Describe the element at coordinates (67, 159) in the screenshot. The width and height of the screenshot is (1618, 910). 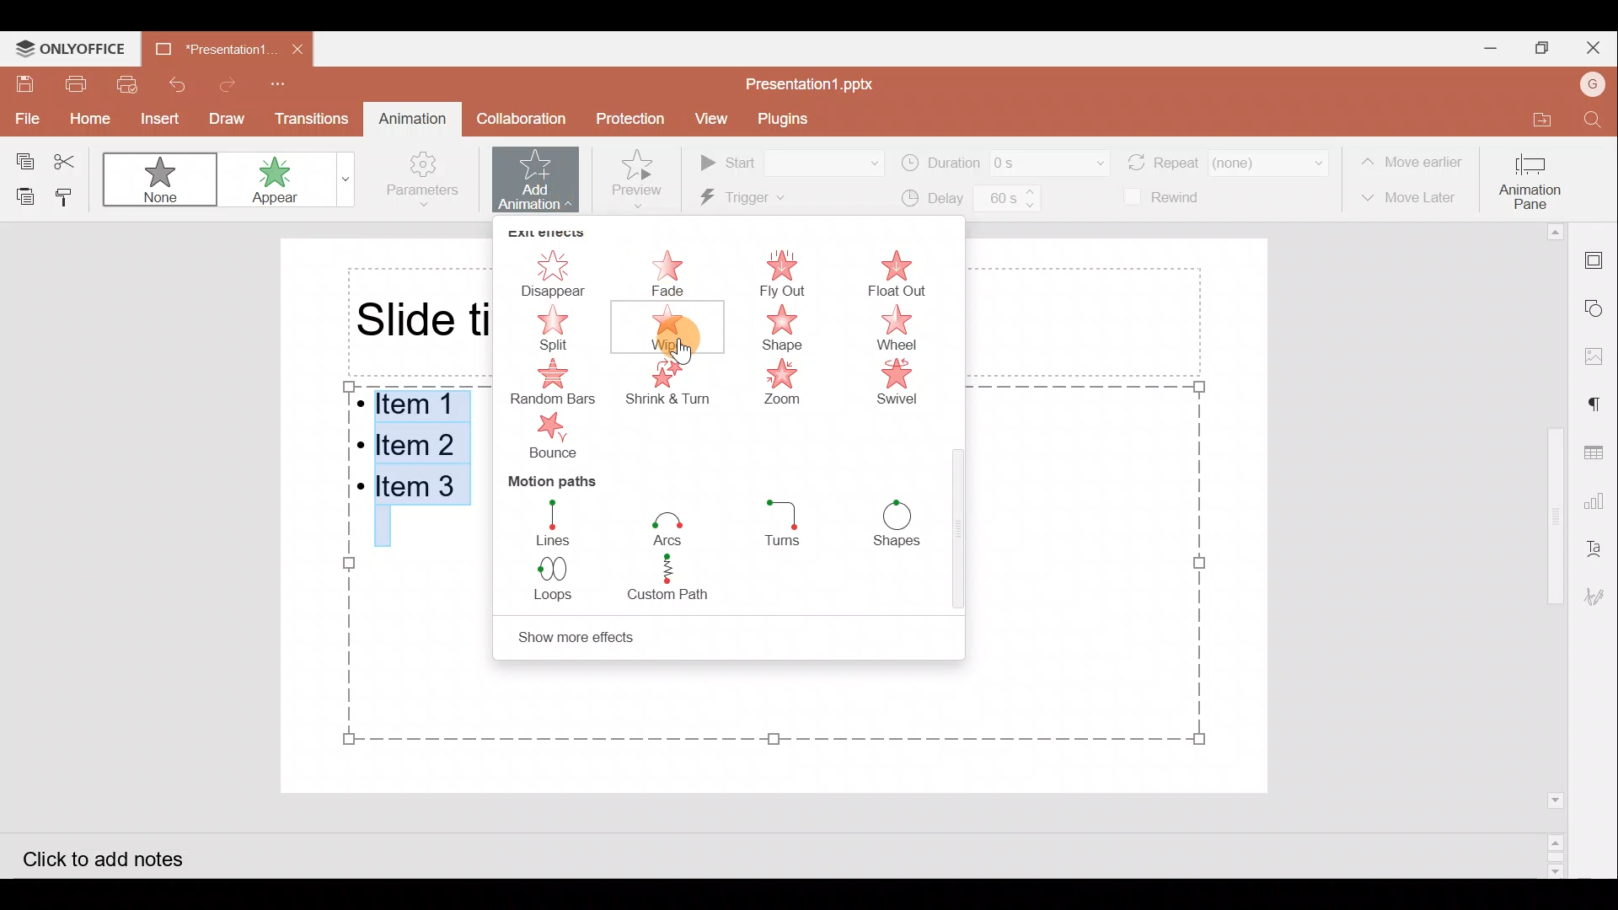
I see `Cut` at that location.